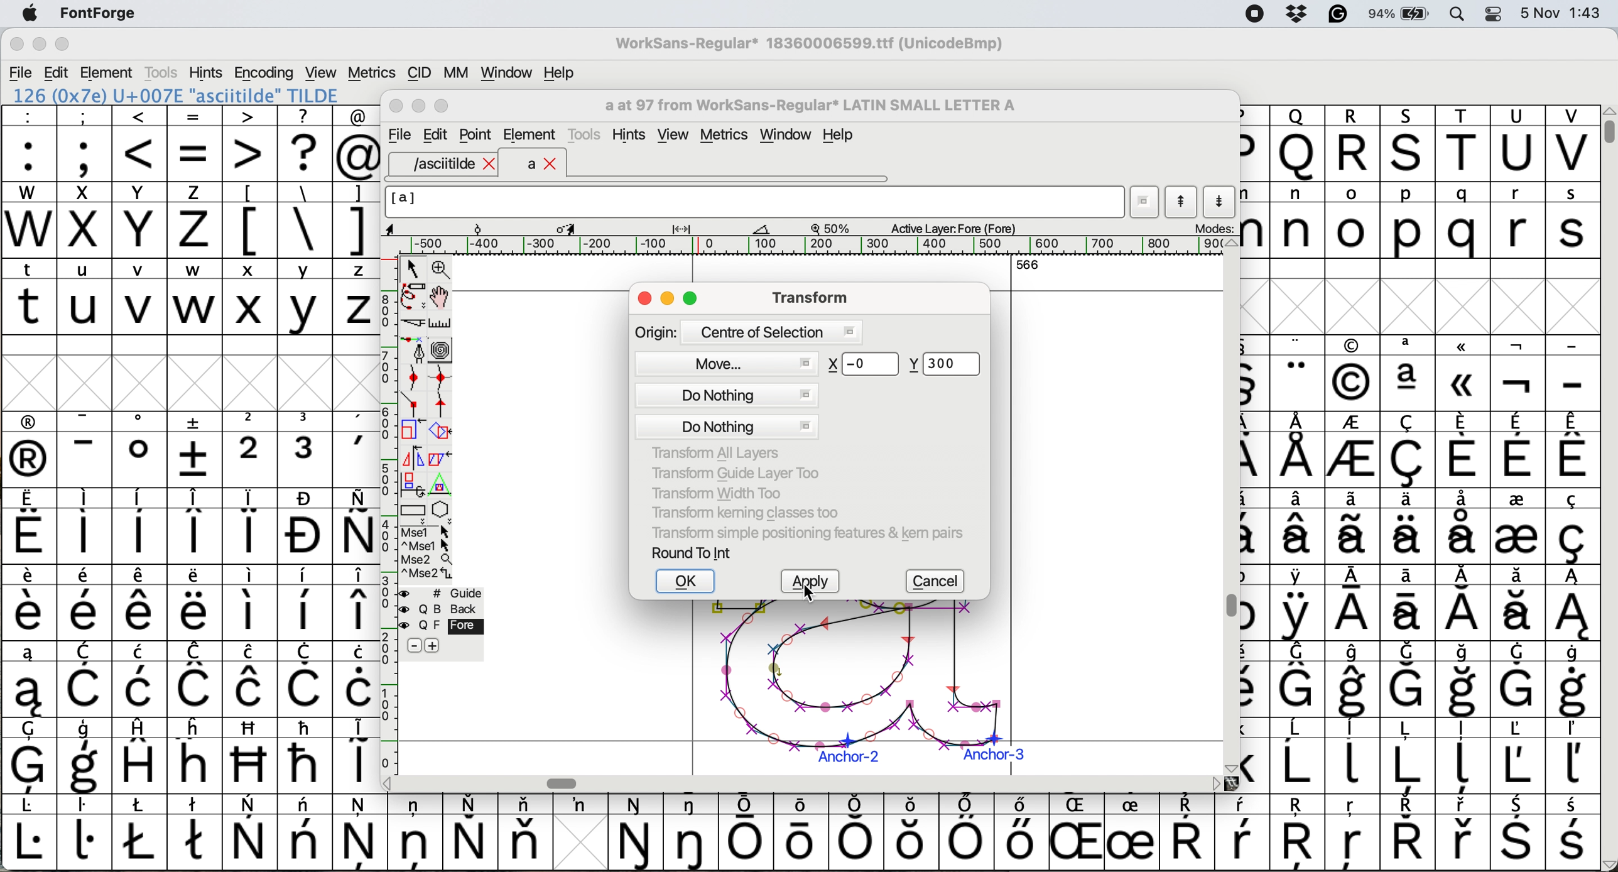  I want to click on symbol, so click(143, 679).